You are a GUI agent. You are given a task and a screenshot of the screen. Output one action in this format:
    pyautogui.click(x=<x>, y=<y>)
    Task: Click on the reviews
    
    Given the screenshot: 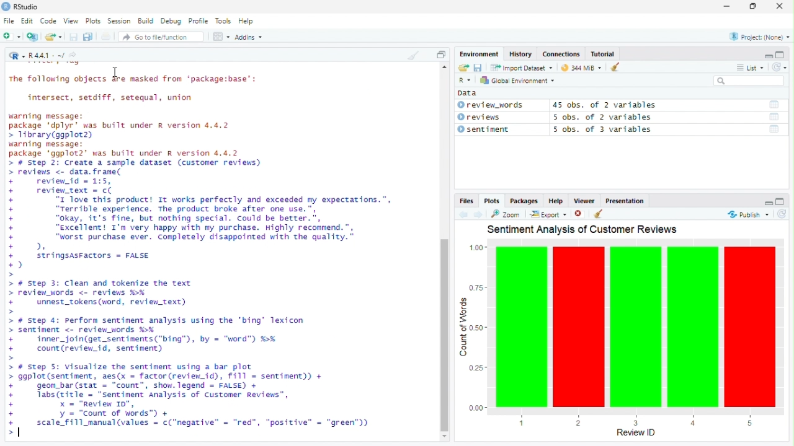 What is the action you would take?
    pyautogui.click(x=484, y=117)
    